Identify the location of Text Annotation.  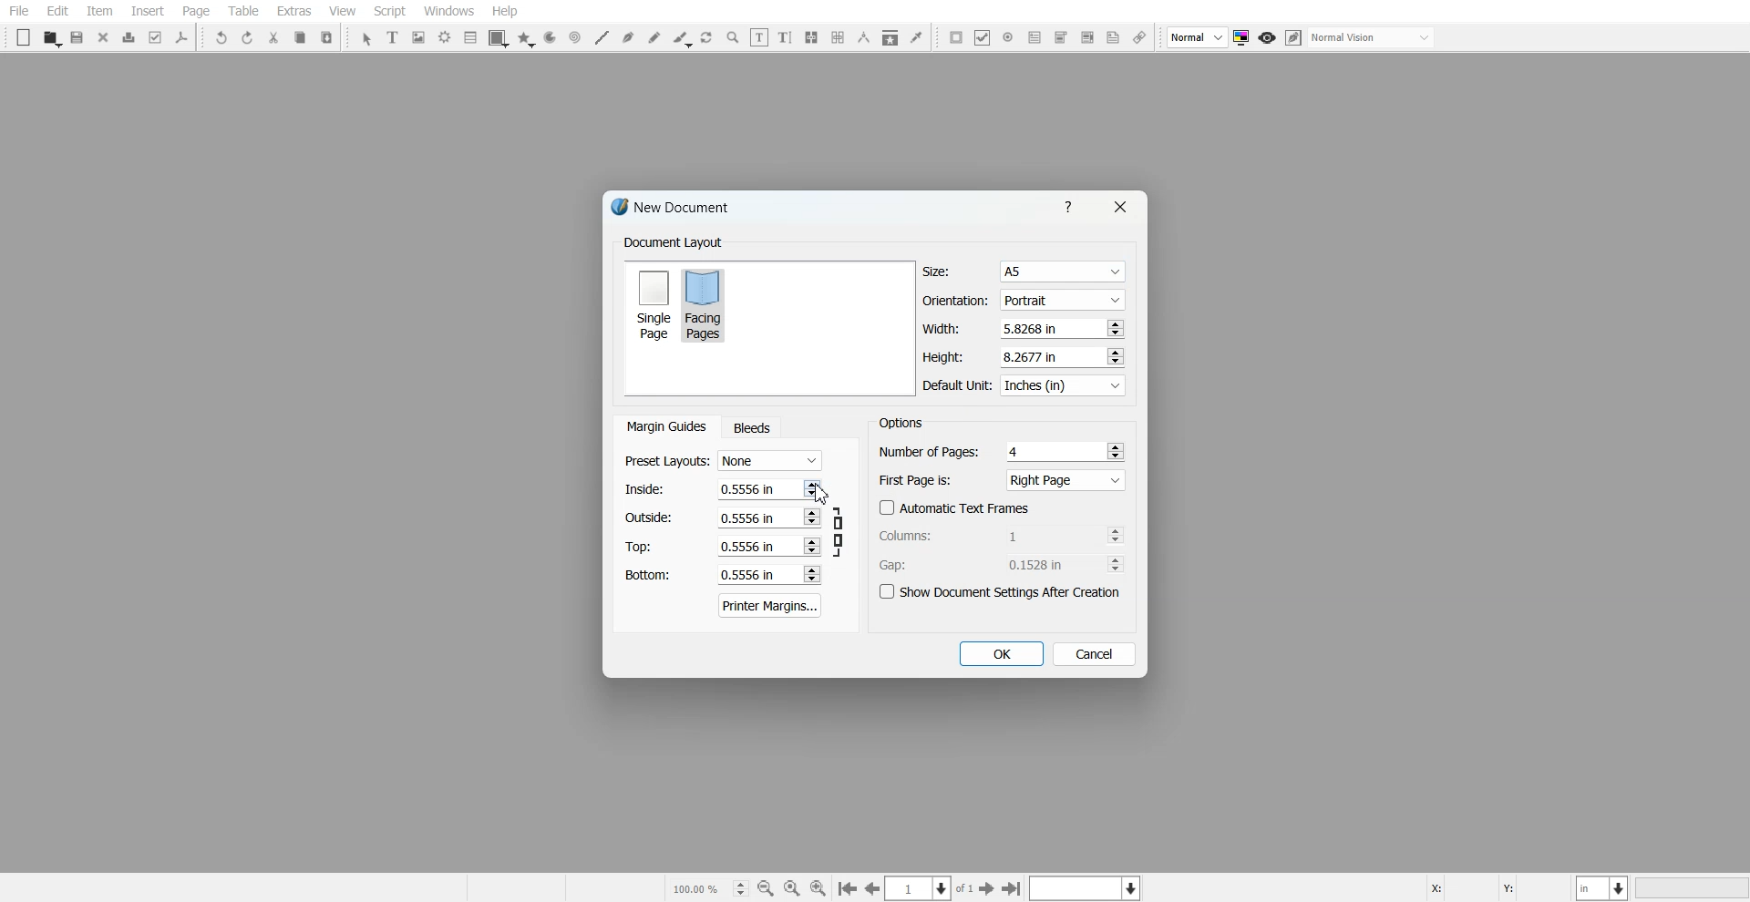
(1113, 38).